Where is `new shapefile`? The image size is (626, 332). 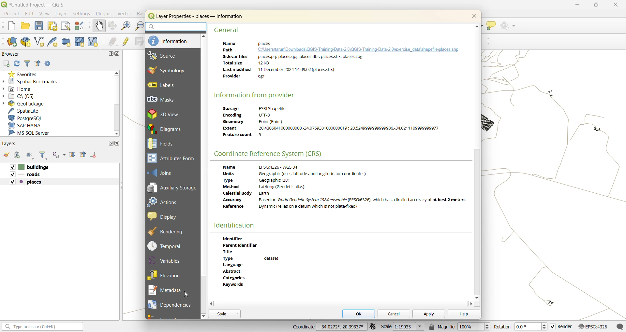
new shapefile is located at coordinates (41, 42).